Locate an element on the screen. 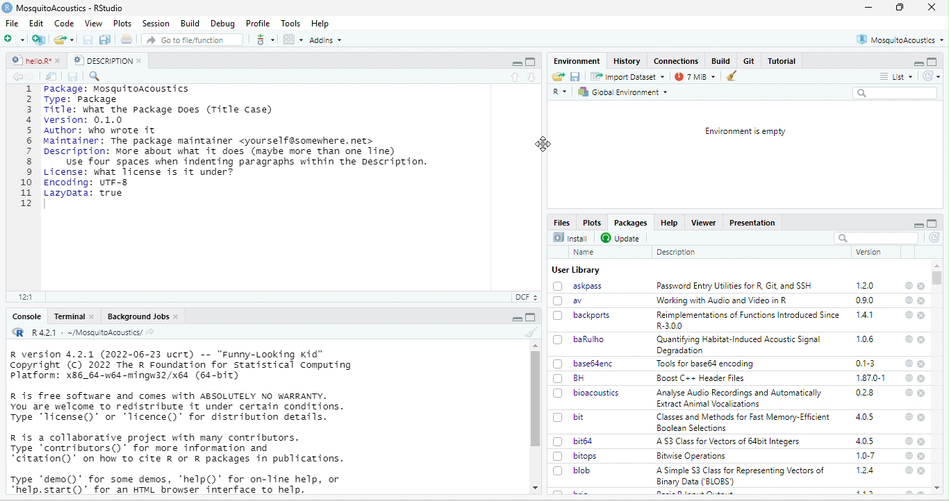  Session is located at coordinates (156, 24).